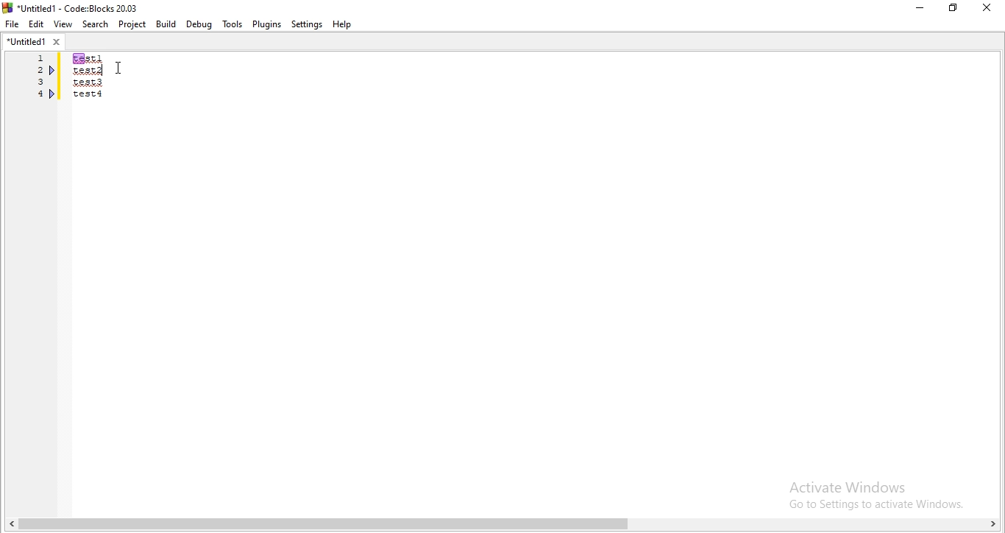  What do you see at coordinates (132, 24) in the screenshot?
I see `Project ` at bounding box center [132, 24].